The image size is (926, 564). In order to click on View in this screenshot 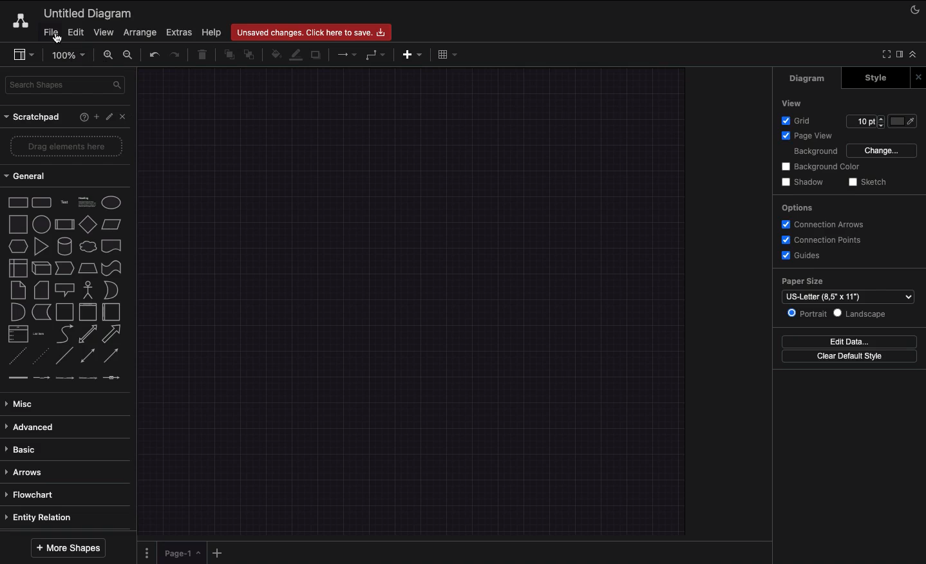, I will do `click(104, 30)`.